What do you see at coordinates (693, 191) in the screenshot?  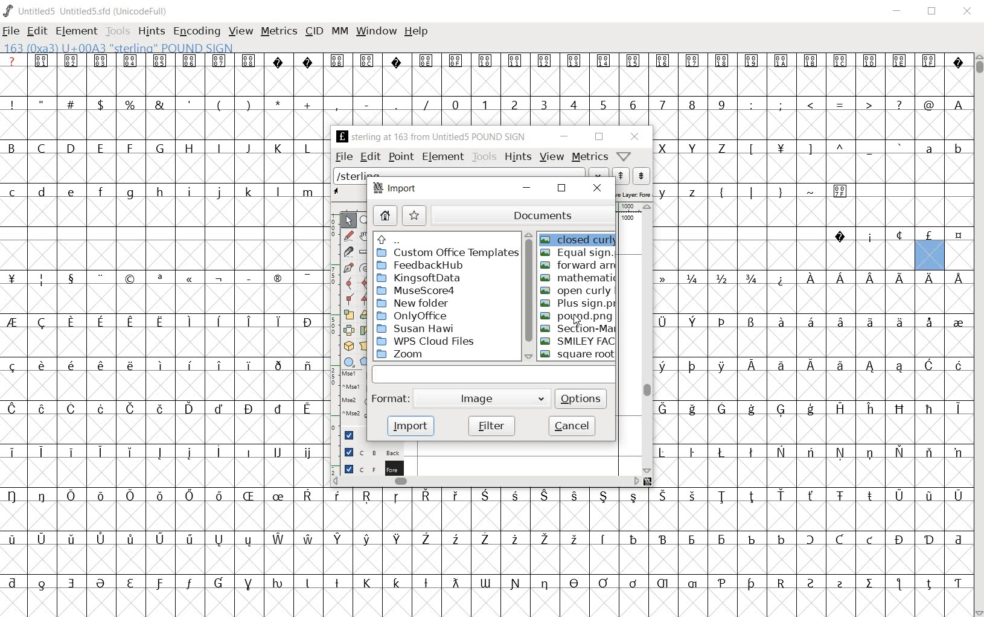 I see `z` at bounding box center [693, 191].